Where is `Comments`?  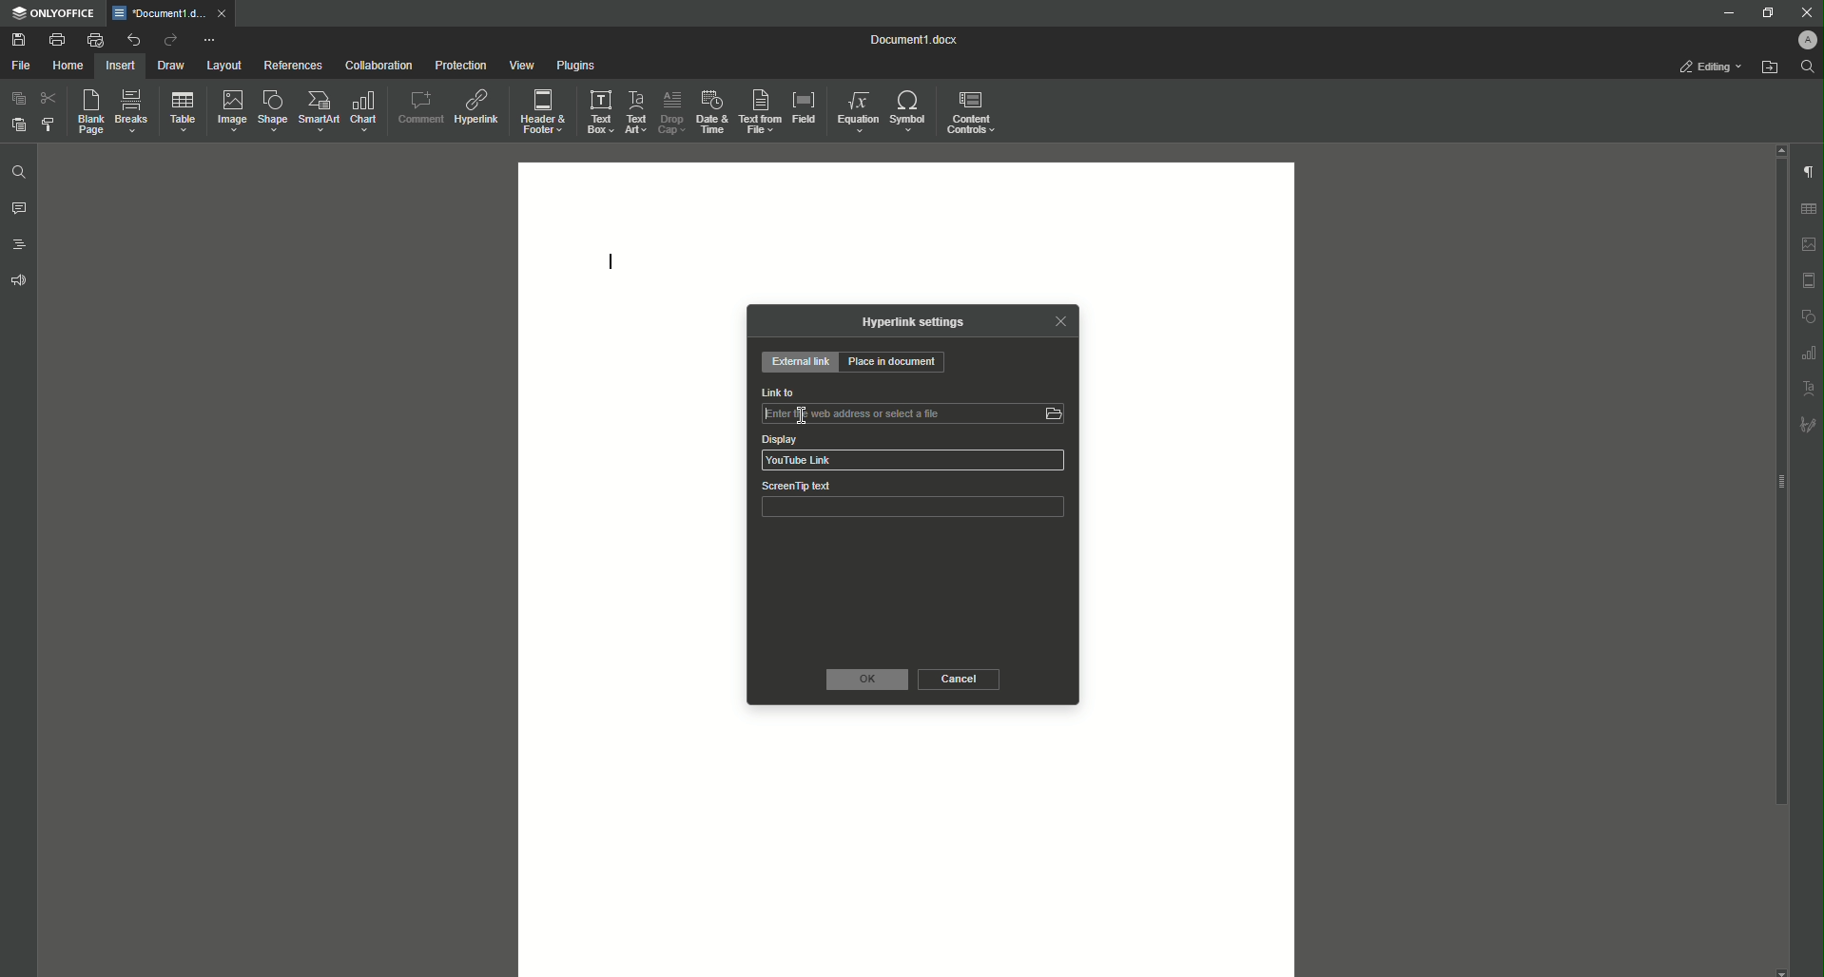
Comments is located at coordinates (19, 208).